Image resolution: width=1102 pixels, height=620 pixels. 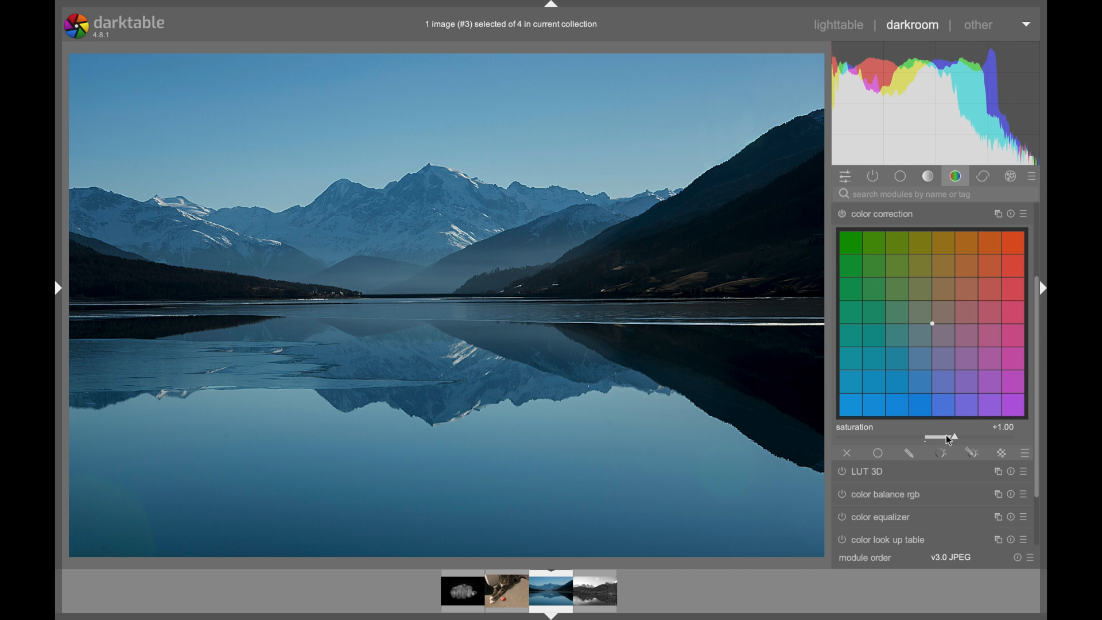 I want to click on more options, so click(x=1026, y=557).